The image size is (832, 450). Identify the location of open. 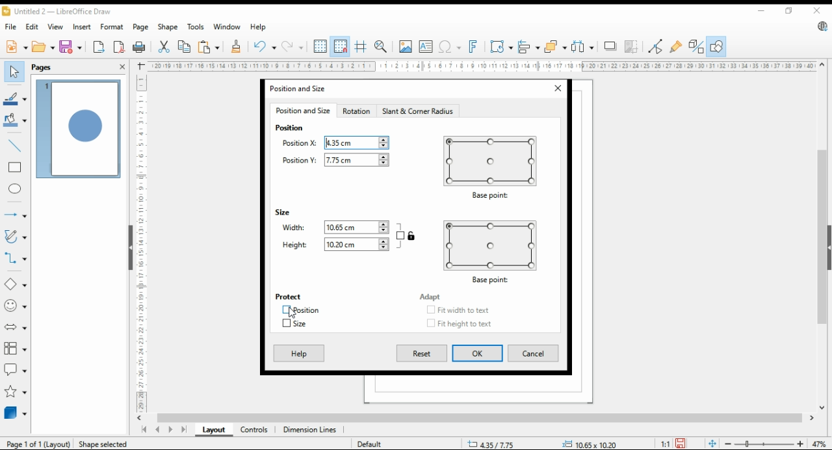
(43, 46).